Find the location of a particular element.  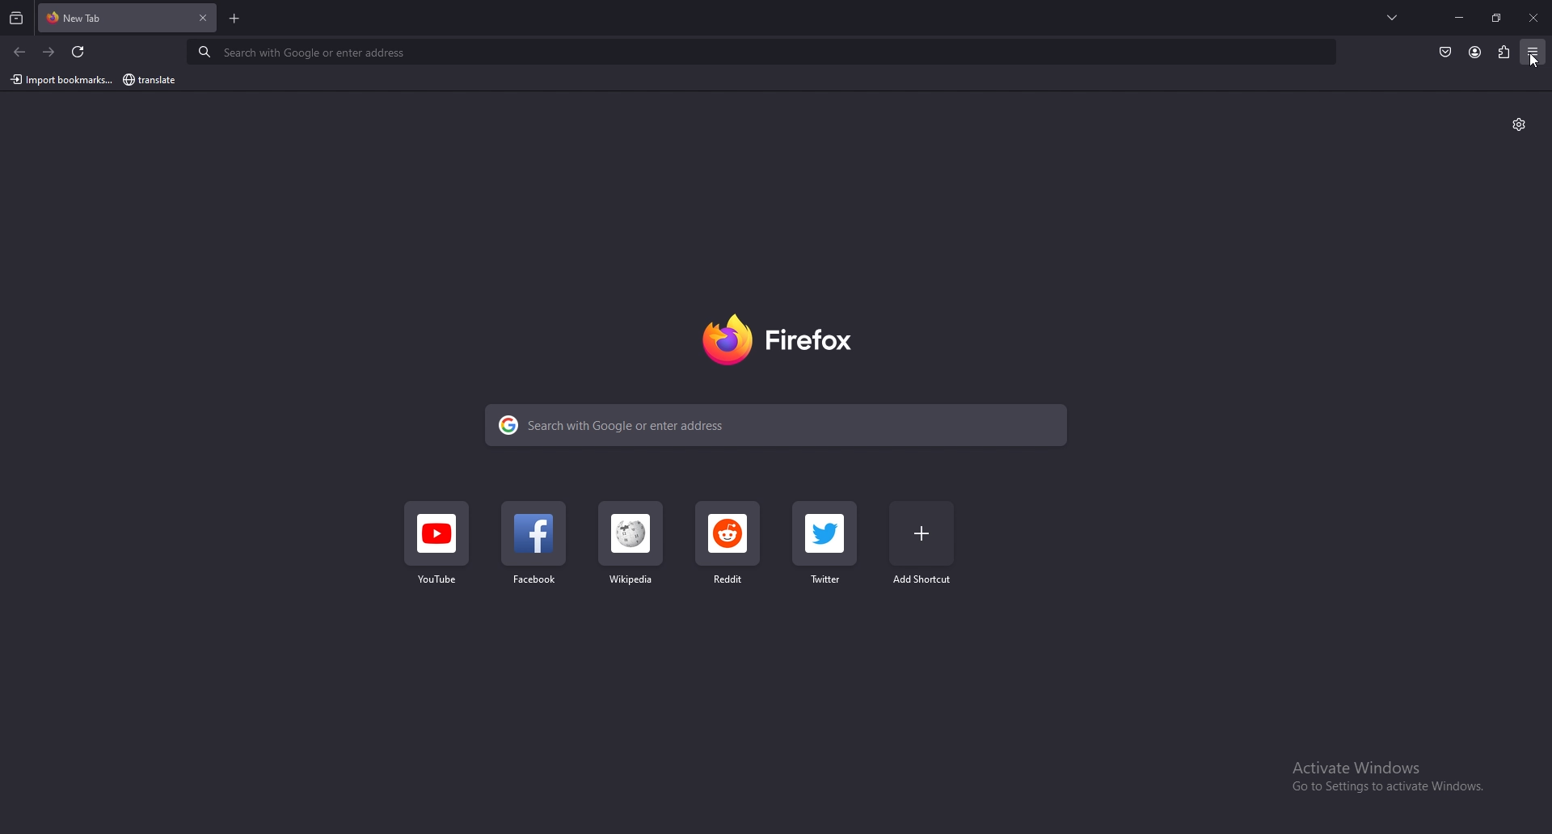

forward is located at coordinates (51, 52).